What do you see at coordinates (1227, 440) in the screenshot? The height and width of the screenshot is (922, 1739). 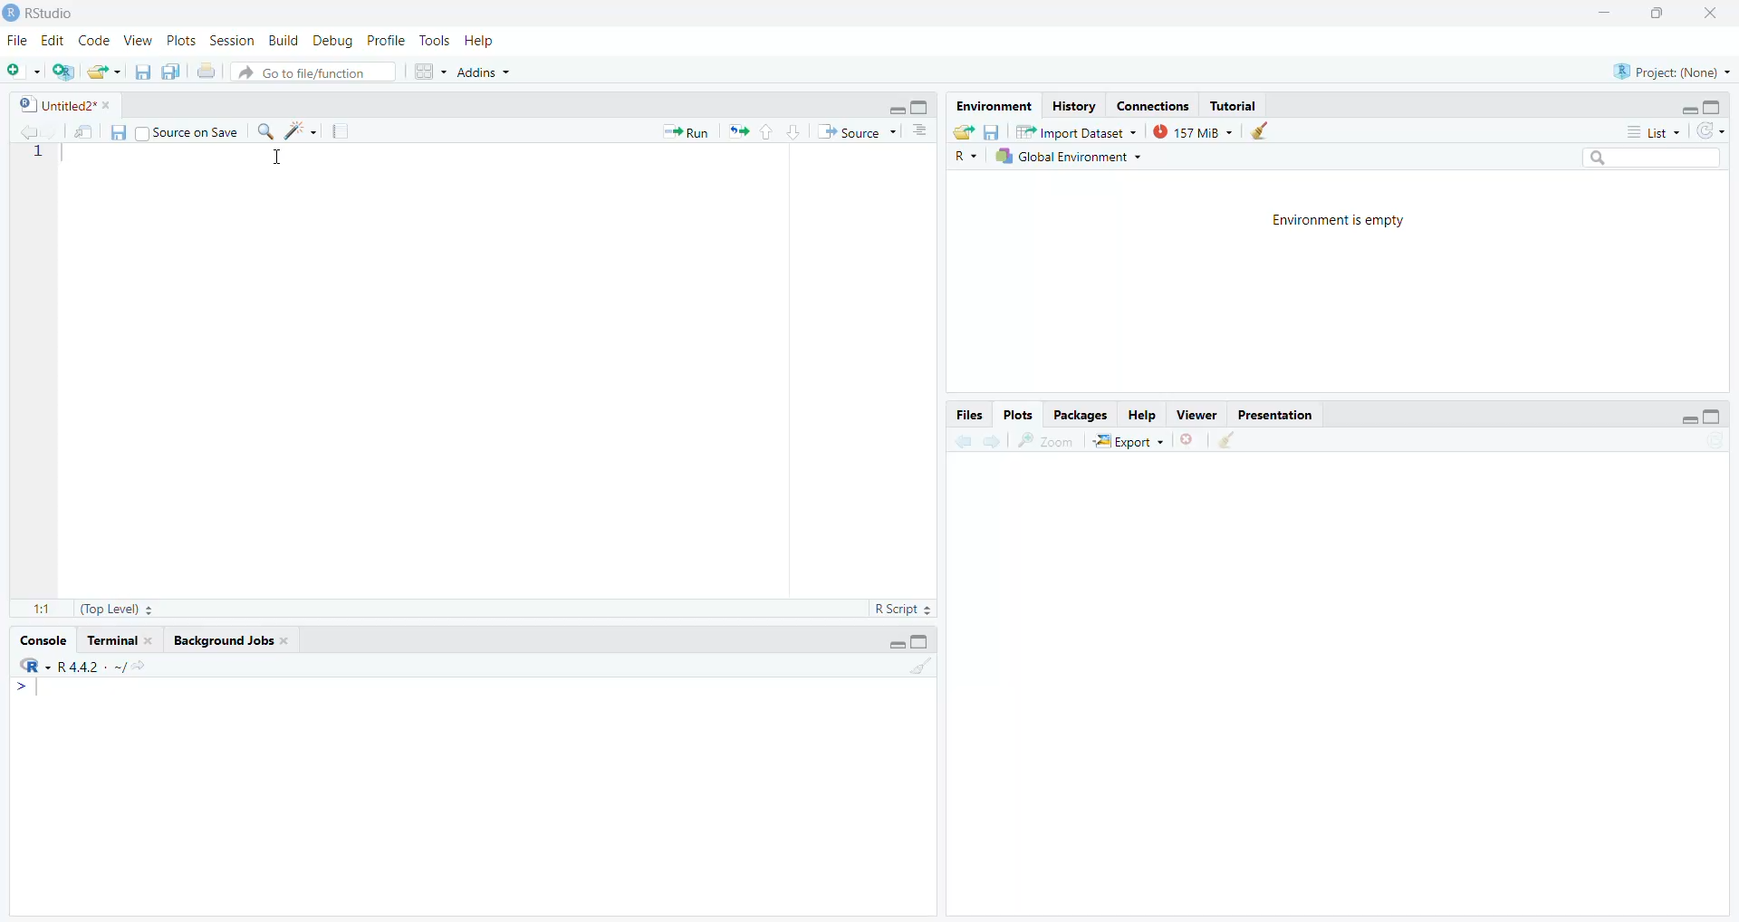 I see `clear all plots` at bounding box center [1227, 440].